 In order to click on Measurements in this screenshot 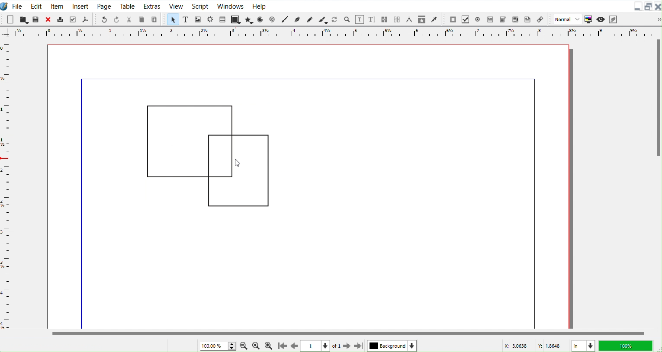, I will do `click(410, 20)`.